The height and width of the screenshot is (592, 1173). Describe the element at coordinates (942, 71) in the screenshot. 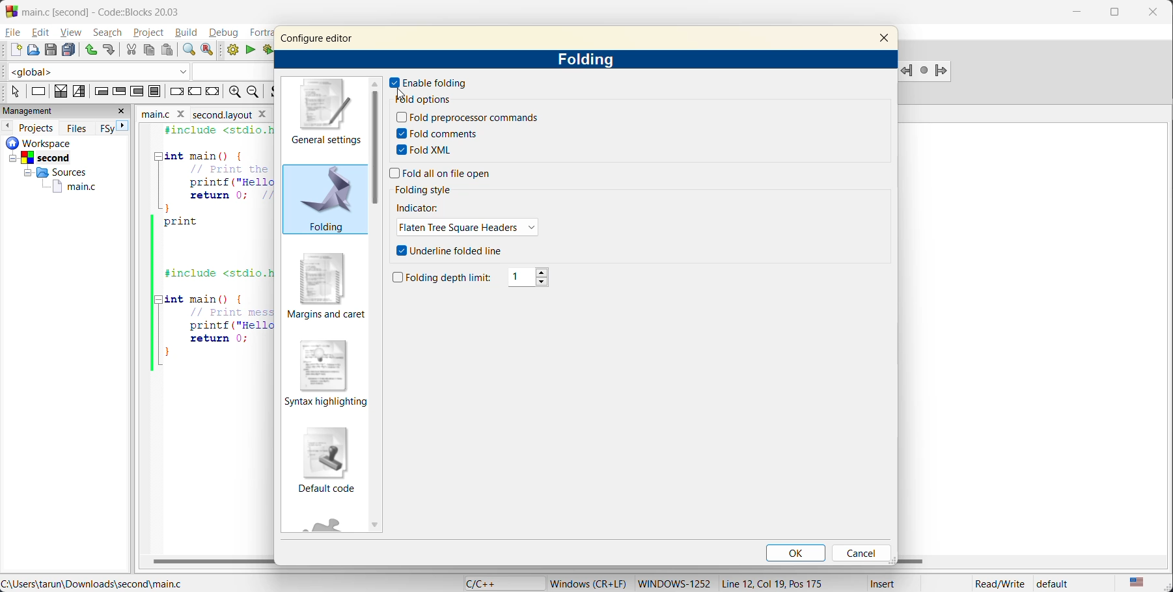

I see `jump forward` at that location.